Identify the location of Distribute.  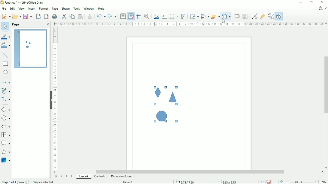
(226, 16).